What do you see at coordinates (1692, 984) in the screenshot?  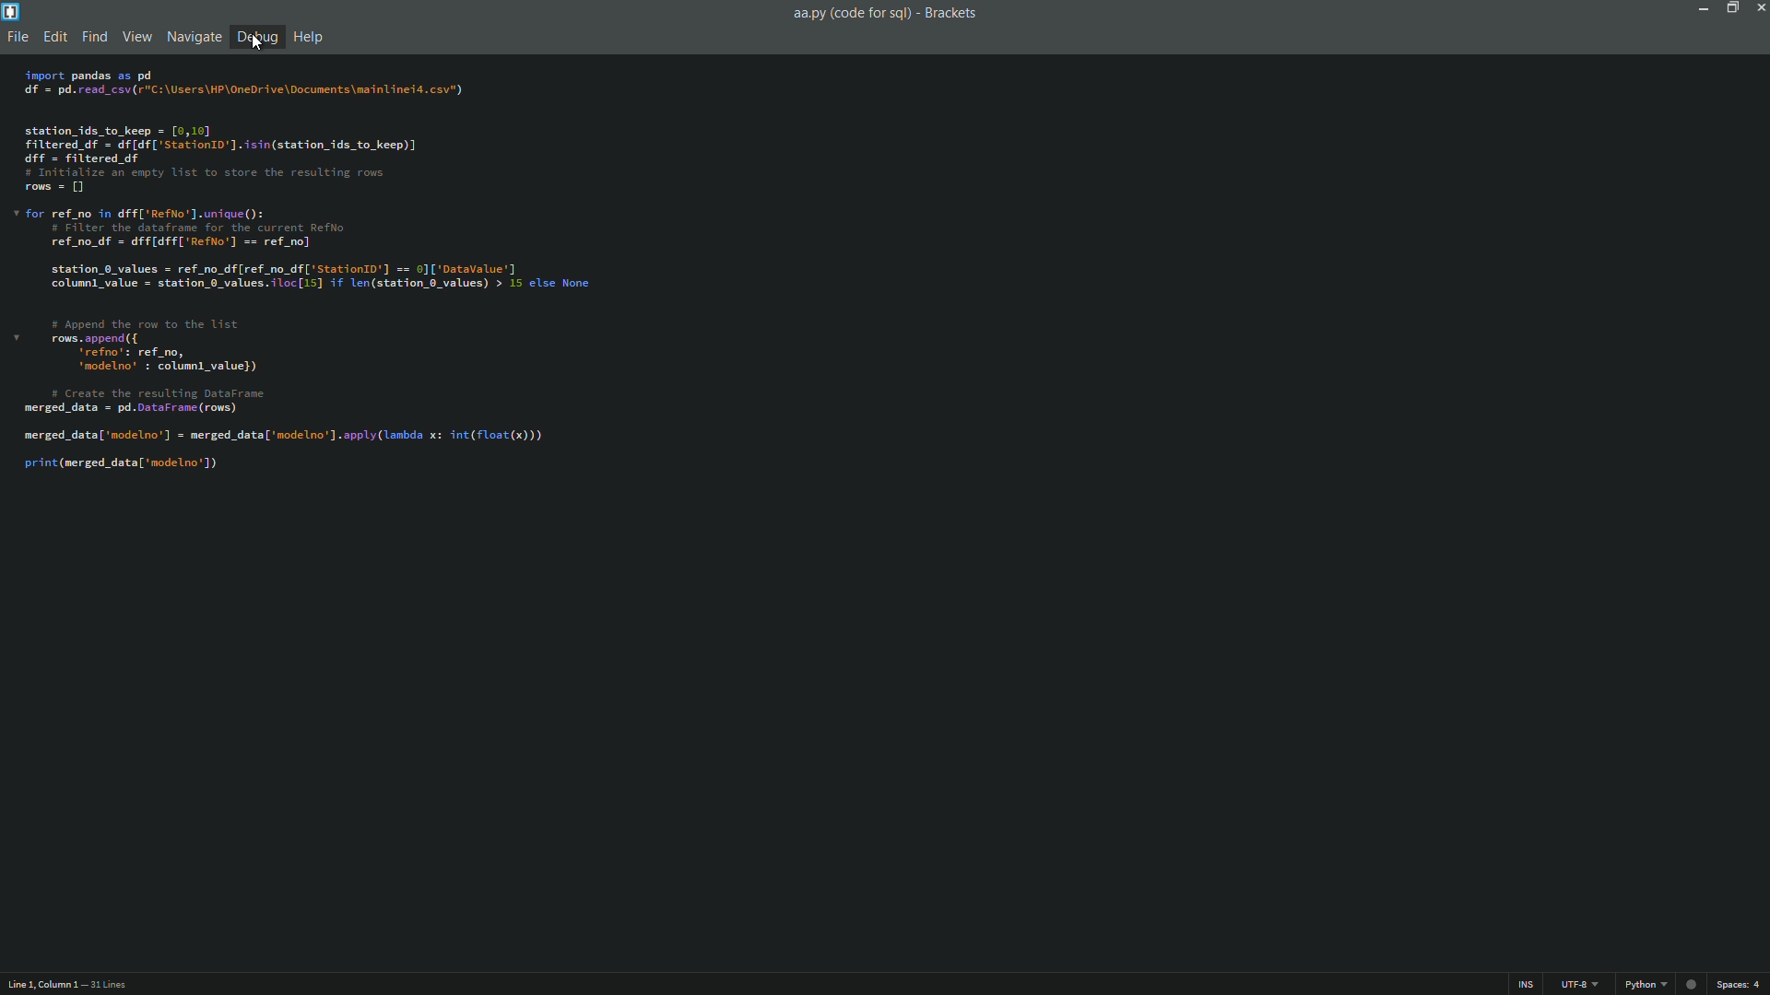 I see `record` at bounding box center [1692, 984].